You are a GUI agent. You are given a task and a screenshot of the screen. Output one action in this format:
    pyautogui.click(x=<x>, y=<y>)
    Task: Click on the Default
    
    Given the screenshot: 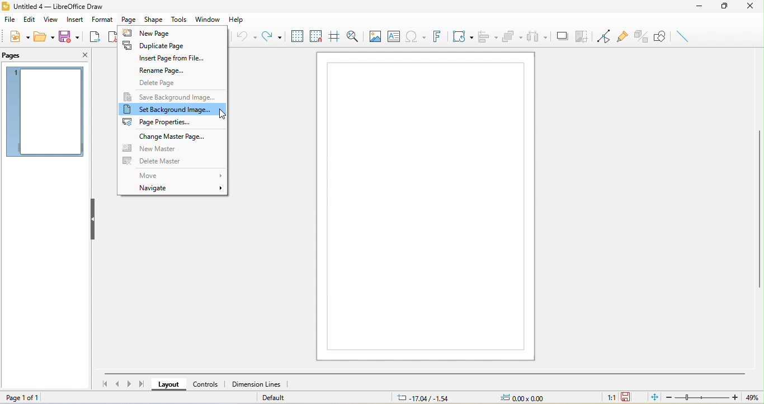 What is the action you would take?
    pyautogui.click(x=277, y=398)
    